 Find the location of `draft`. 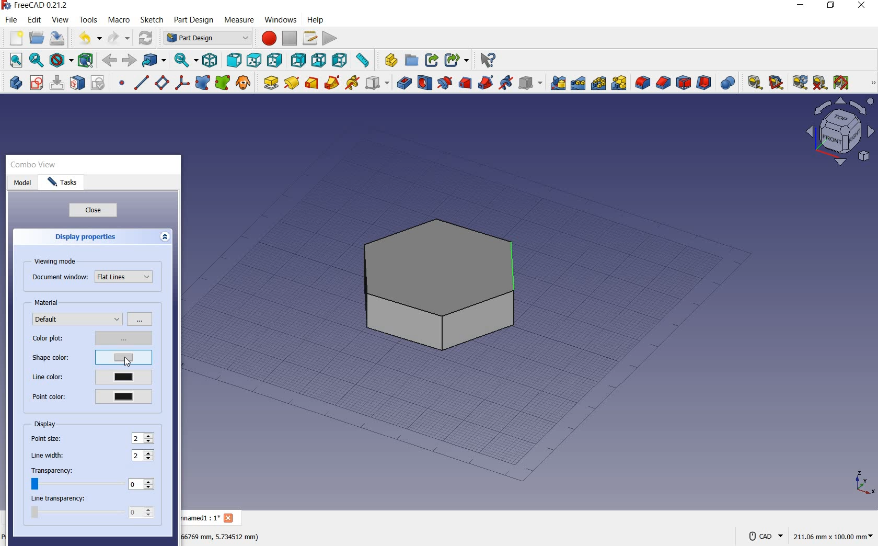

draft is located at coordinates (684, 84).